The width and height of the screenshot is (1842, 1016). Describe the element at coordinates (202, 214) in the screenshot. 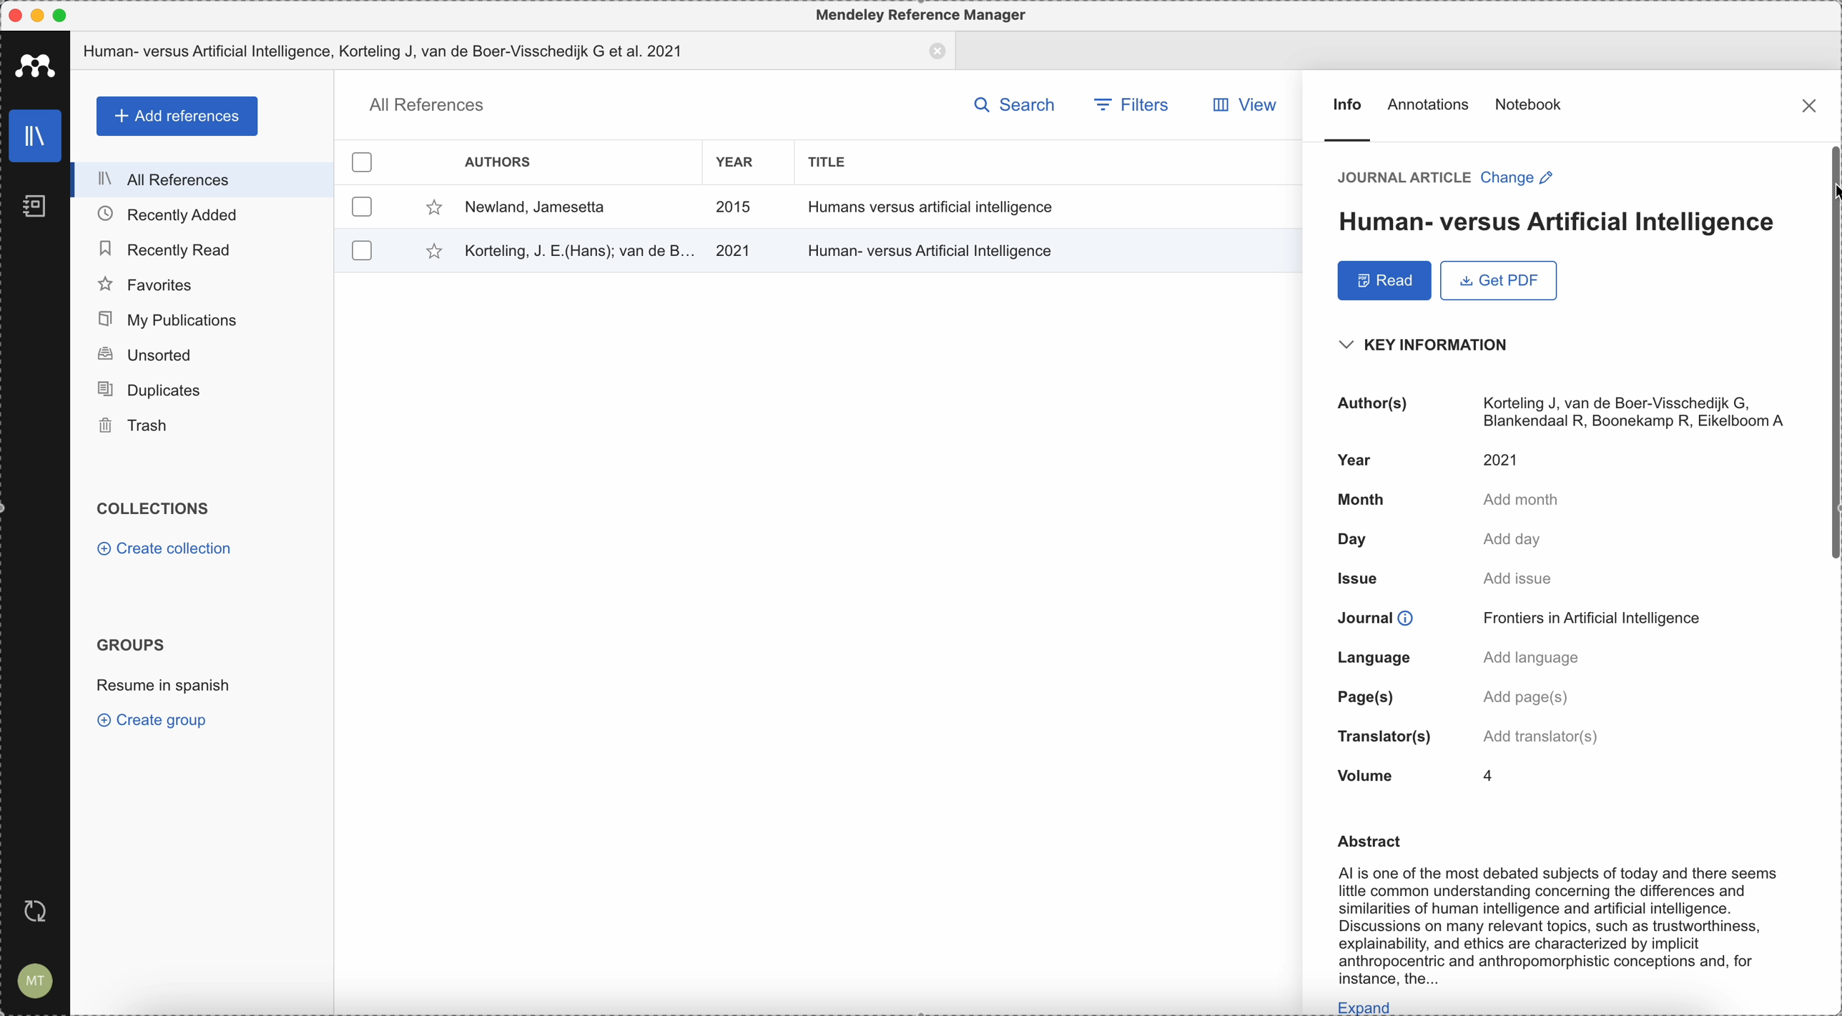

I see `recently added` at that location.